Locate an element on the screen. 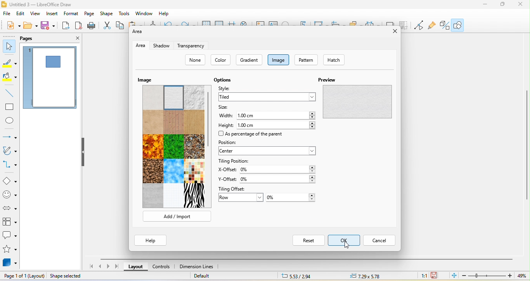 The width and height of the screenshot is (530, 281). 1.00 cm is located at coordinates (275, 114).